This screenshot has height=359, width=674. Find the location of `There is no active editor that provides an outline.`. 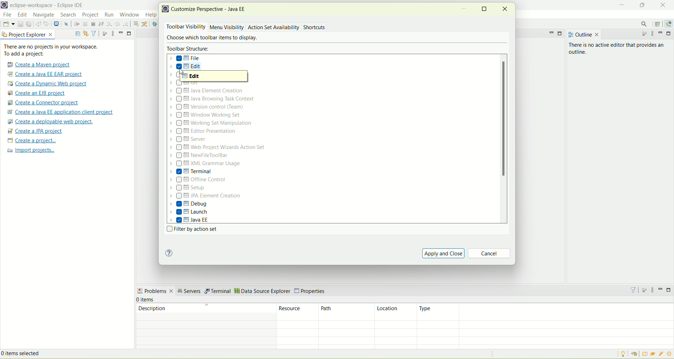

There is no active editor that provides an outline. is located at coordinates (605, 54).